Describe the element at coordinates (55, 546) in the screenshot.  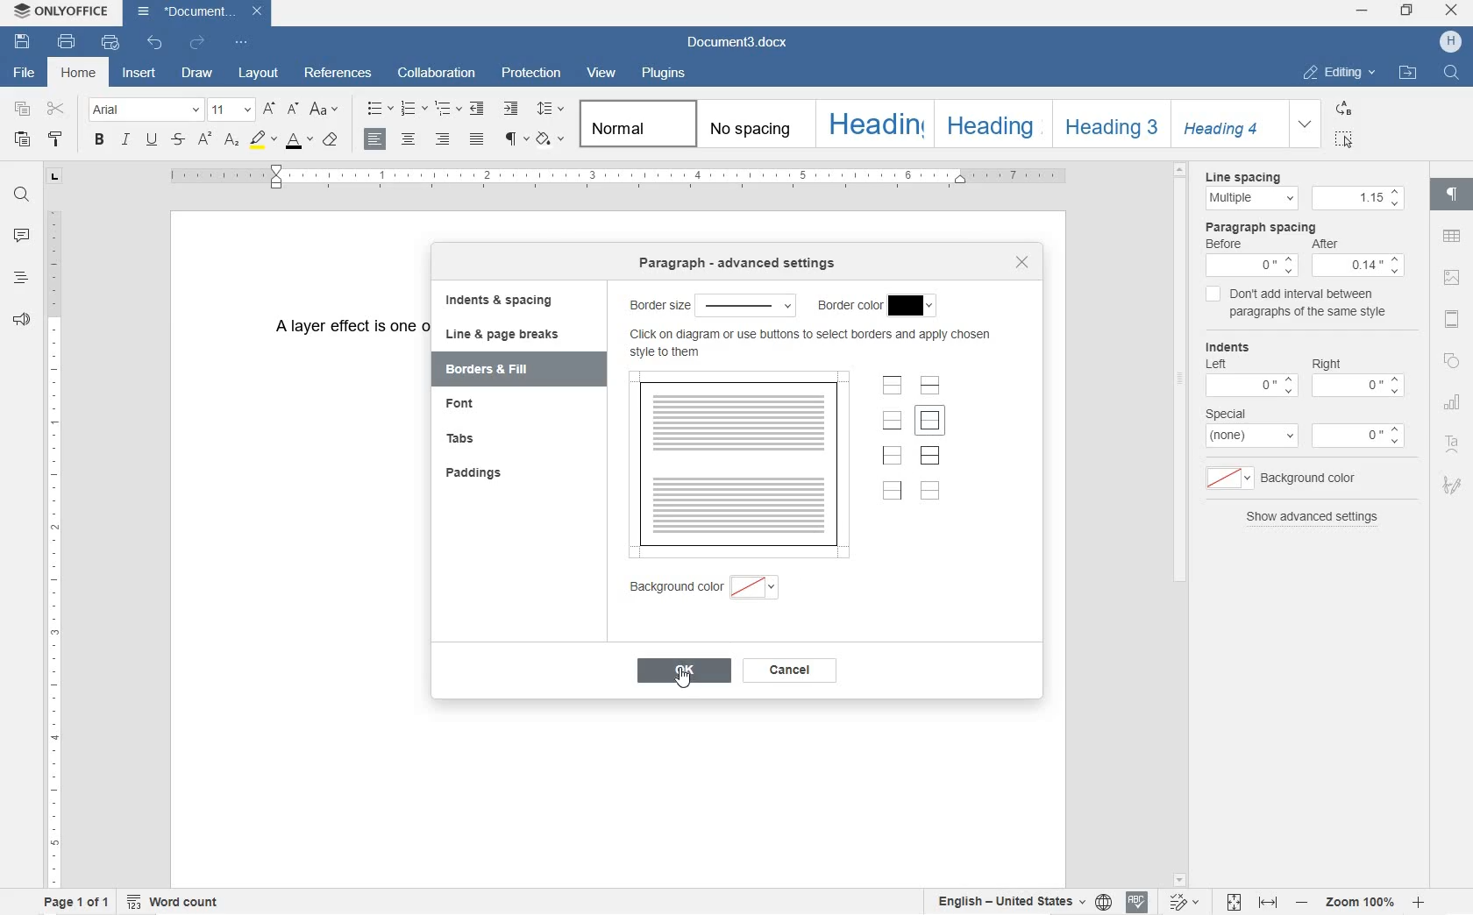
I see `RULER` at that location.